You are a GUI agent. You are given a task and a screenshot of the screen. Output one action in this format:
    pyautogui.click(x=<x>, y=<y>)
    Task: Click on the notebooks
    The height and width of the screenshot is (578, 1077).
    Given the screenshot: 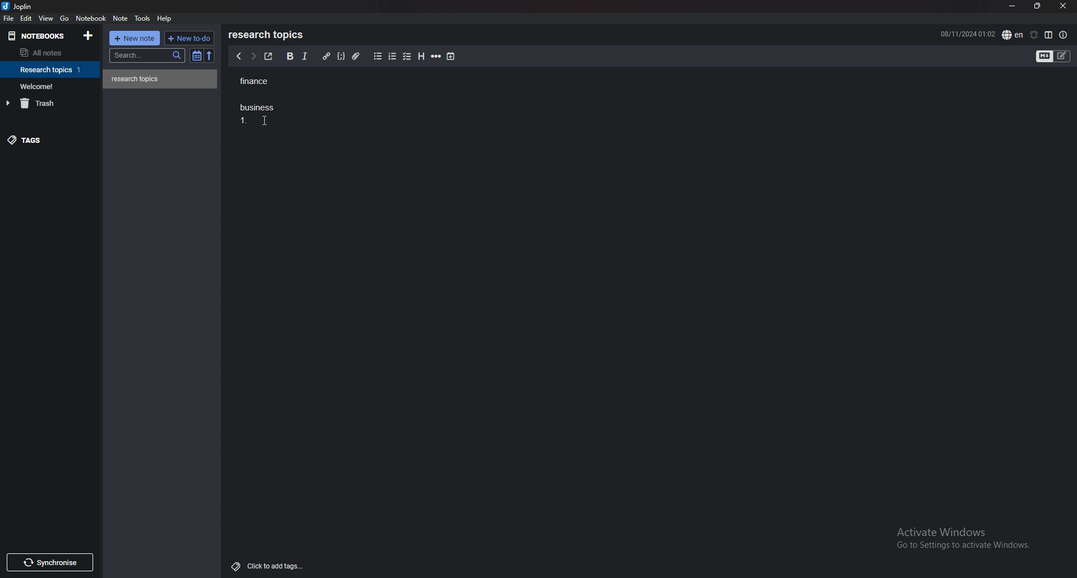 What is the action you would take?
    pyautogui.click(x=38, y=35)
    